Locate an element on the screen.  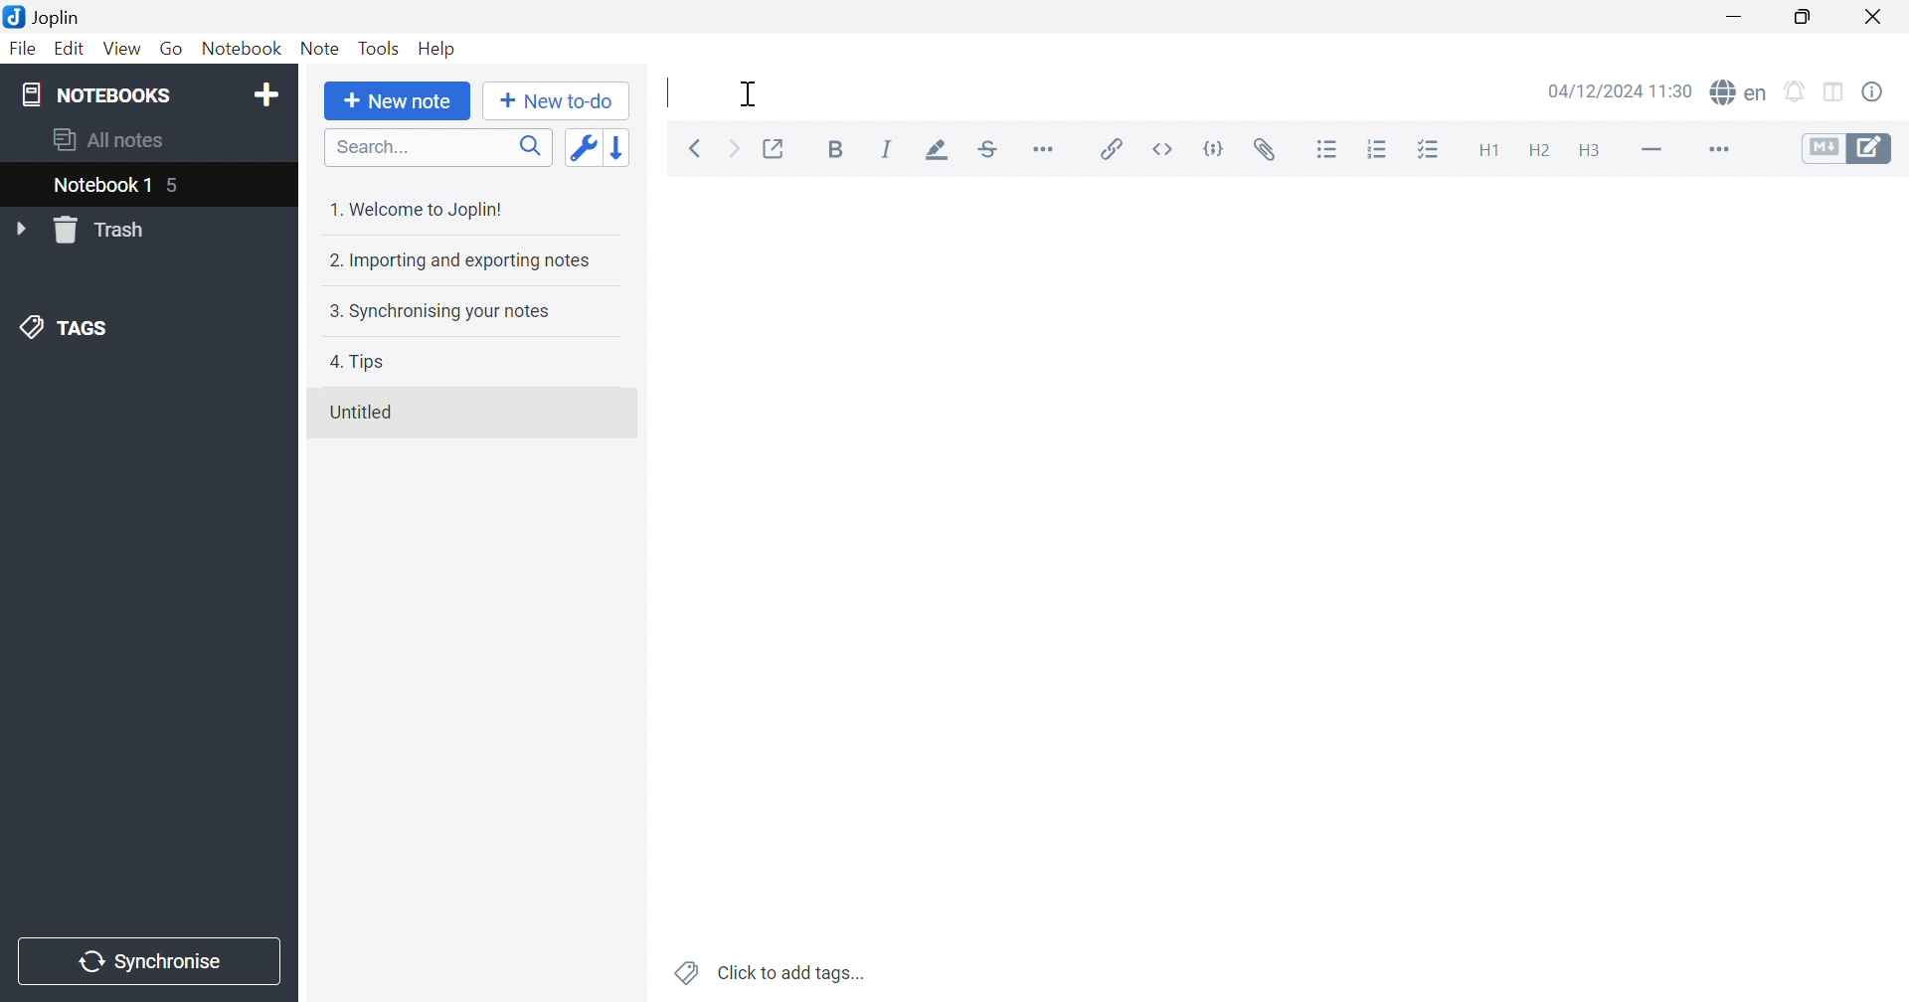
Reverse sort order is located at coordinates (618, 147).